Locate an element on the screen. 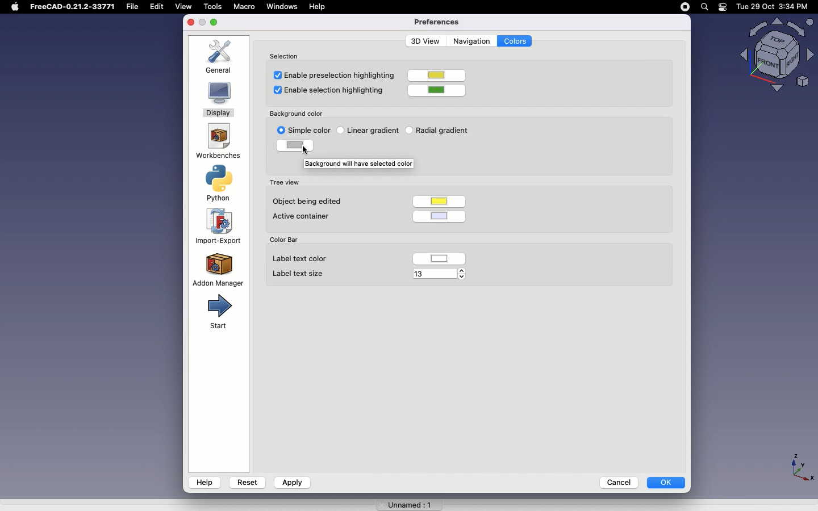 The height and width of the screenshot is (511, 818). FreeCAD-0.21.2-33Y71 is located at coordinates (74, 8).